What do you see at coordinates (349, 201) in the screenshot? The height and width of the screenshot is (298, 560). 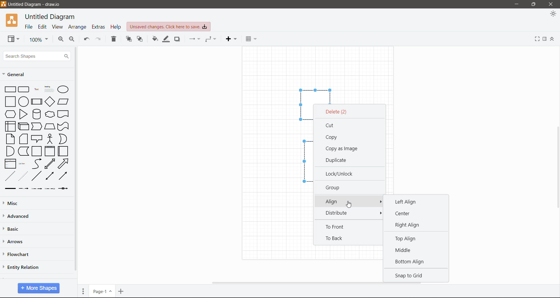 I see `Align` at bounding box center [349, 201].